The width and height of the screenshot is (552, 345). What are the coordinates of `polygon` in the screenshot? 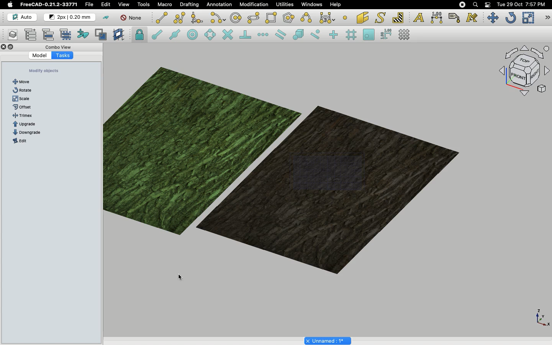 It's located at (254, 18).